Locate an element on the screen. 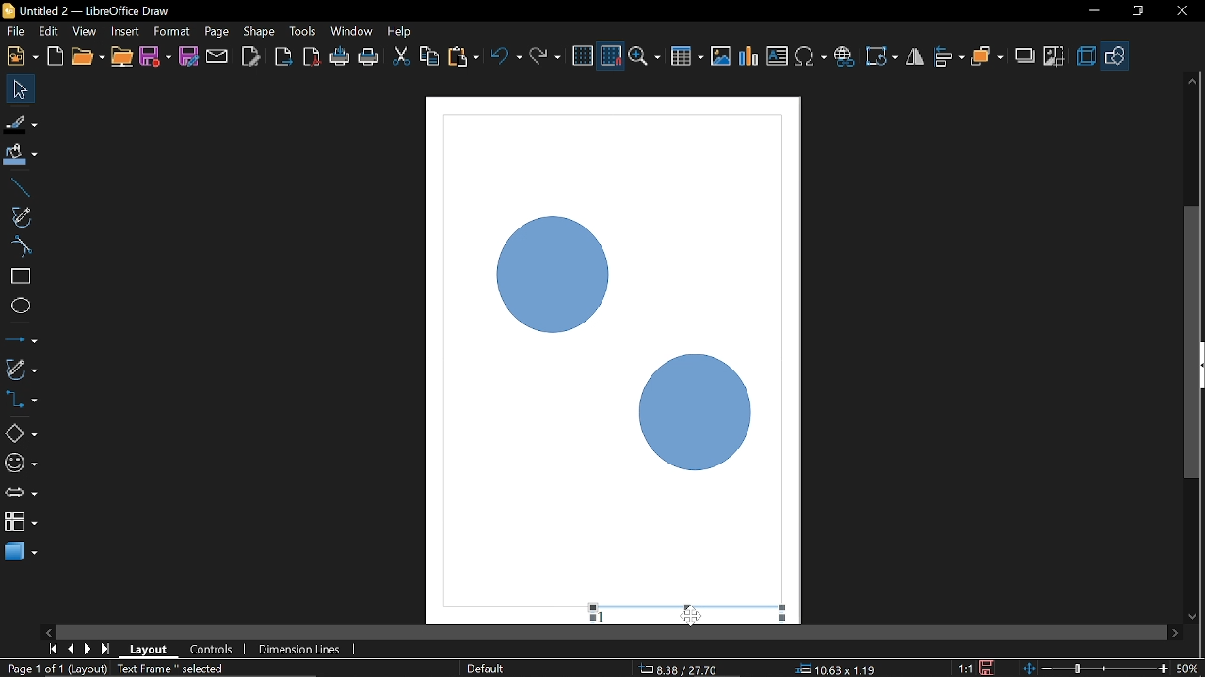  Fill line is located at coordinates (21, 124).